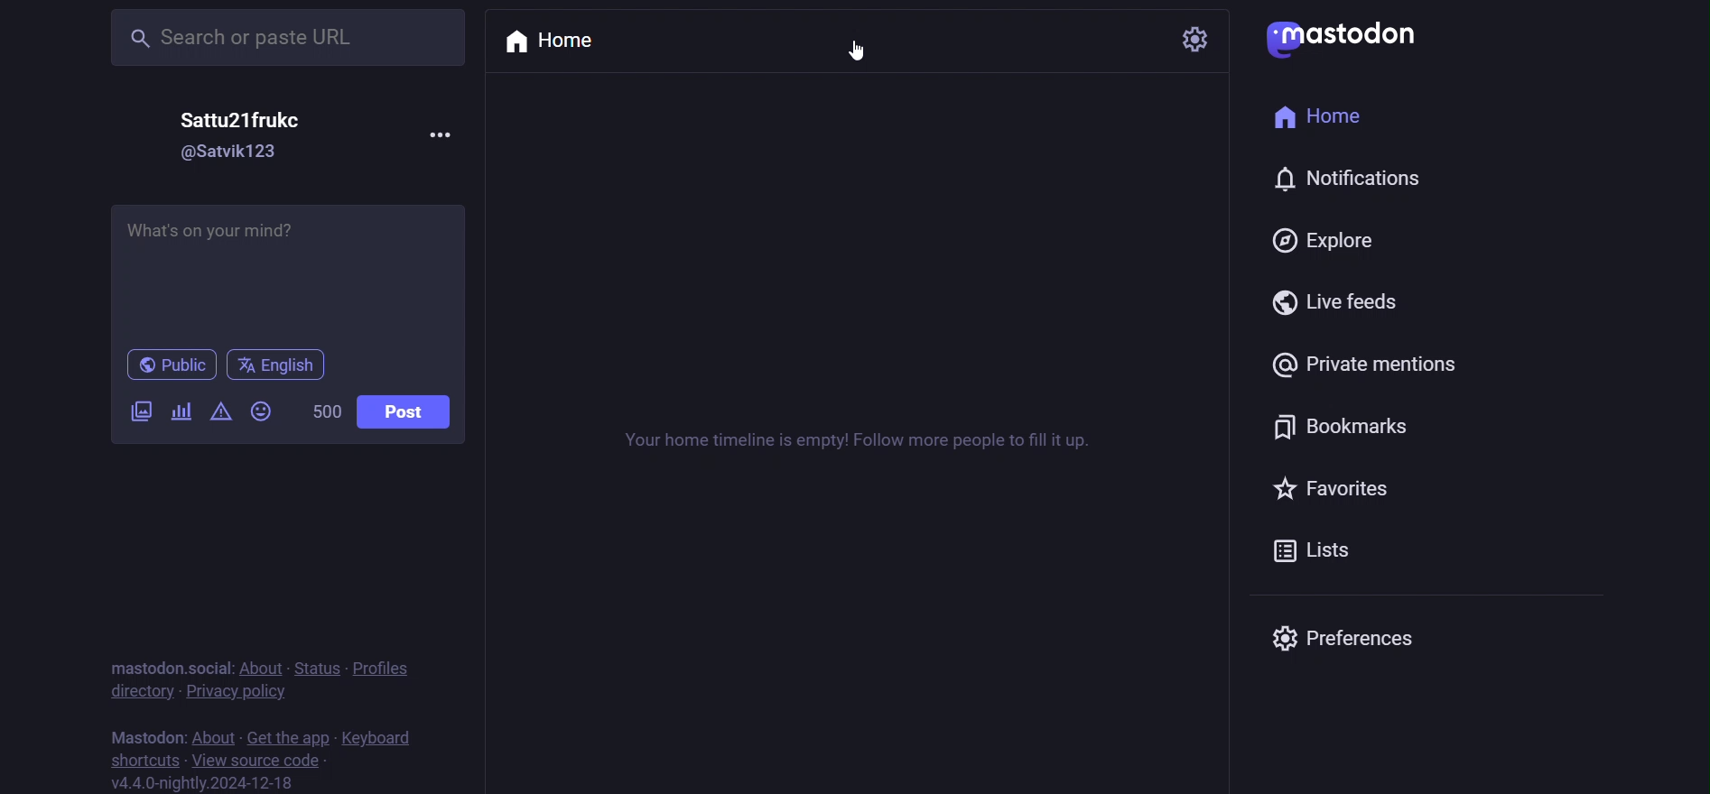  What do you see at coordinates (141, 760) in the screenshot?
I see `shortcut` at bounding box center [141, 760].